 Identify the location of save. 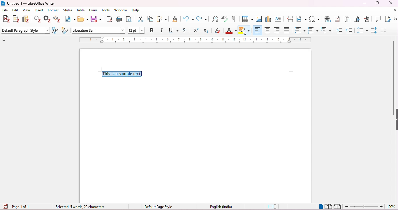
(5, 207).